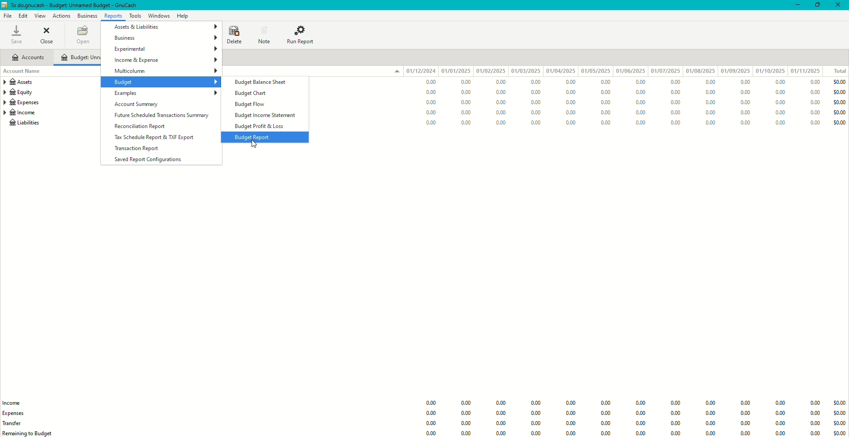  Describe the element at coordinates (29, 433) in the screenshot. I see `Remaining to Budget` at that location.